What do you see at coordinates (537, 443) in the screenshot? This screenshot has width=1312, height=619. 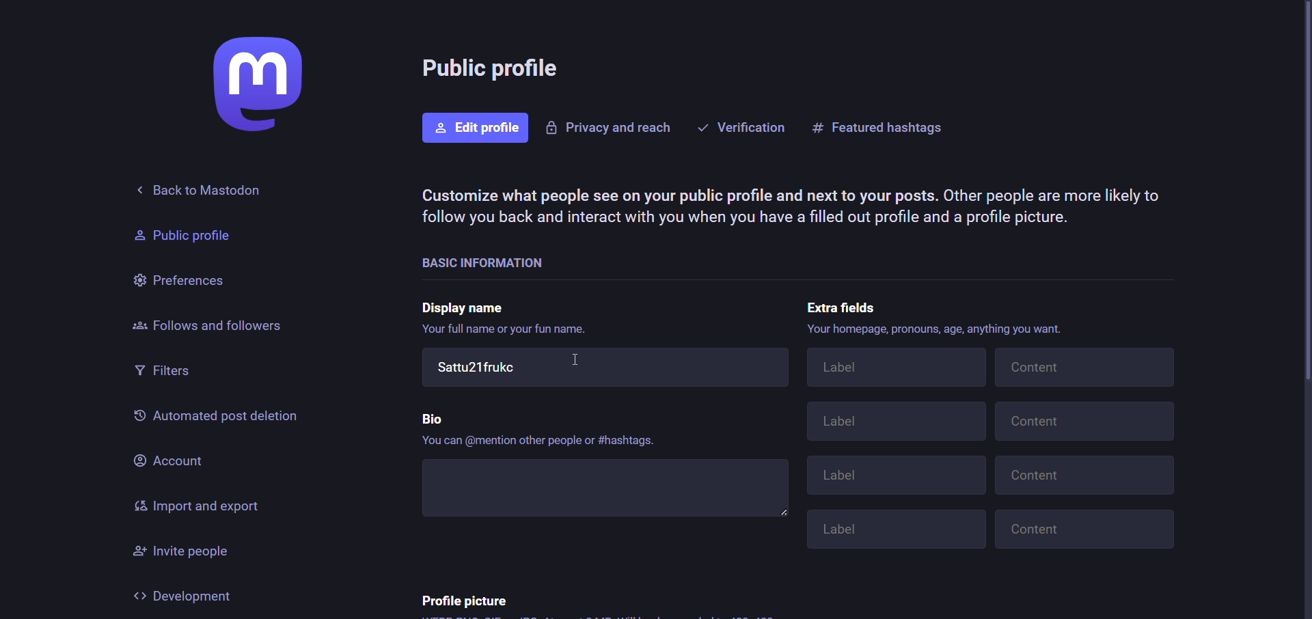 I see `‘You can @mention other people or #hashtags.` at bounding box center [537, 443].